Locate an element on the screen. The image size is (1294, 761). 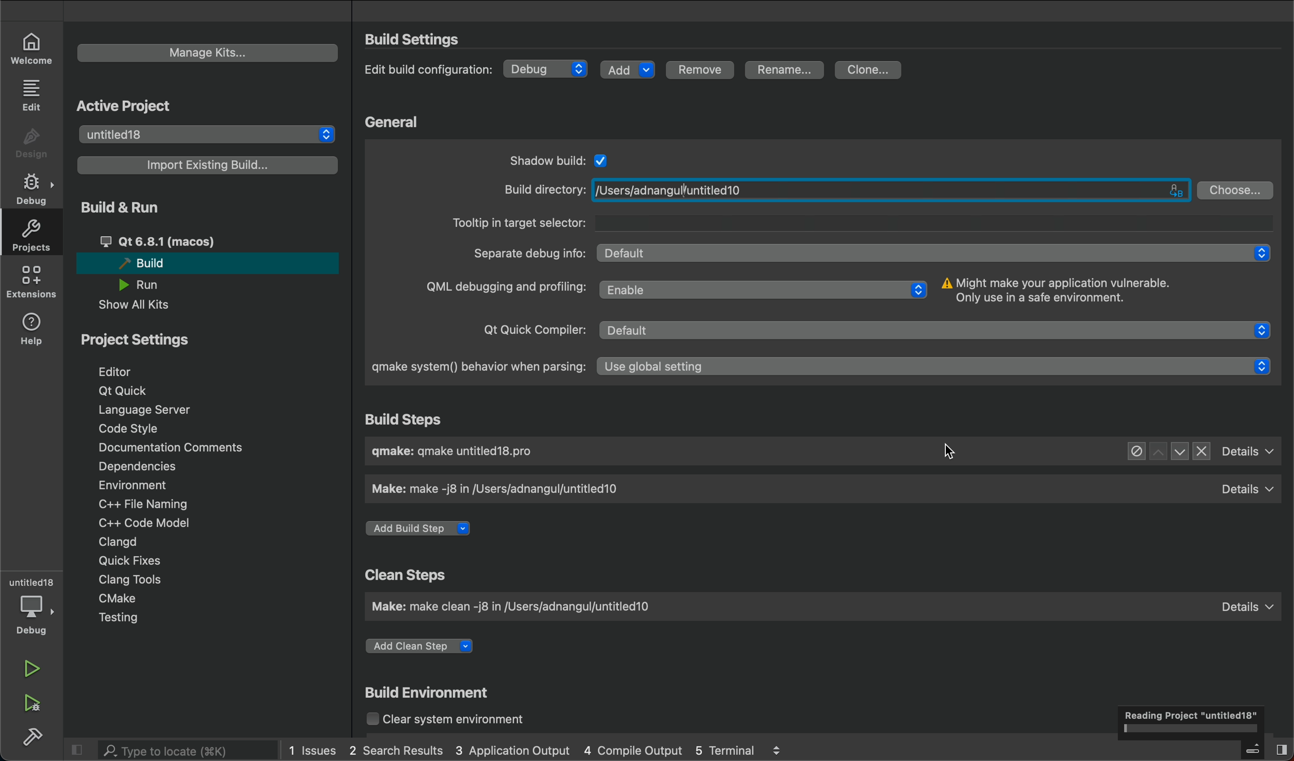
gmake: gmake untitled18.pro is located at coordinates (463, 453).